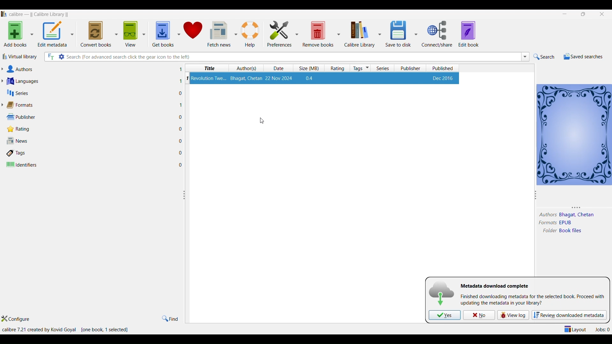  What do you see at coordinates (4, 81) in the screenshot?
I see `languages list dropdown button` at bounding box center [4, 81].